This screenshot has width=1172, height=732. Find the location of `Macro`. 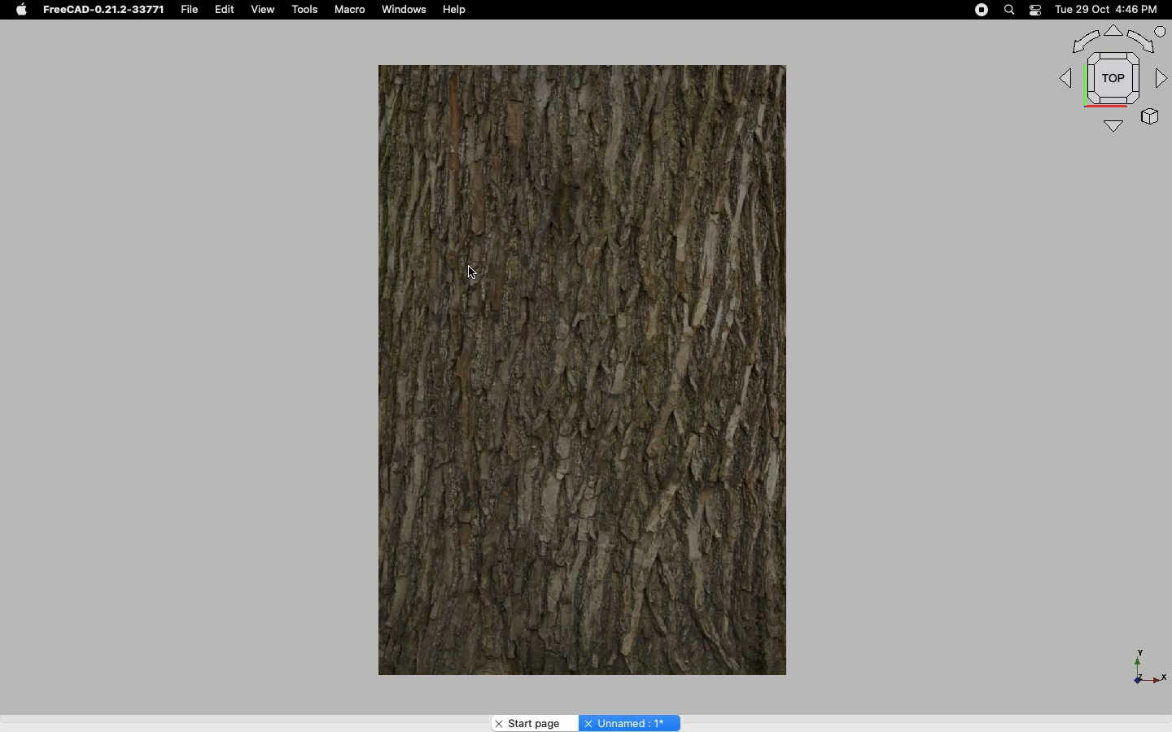

Macro is located at coordinates (353, 11).